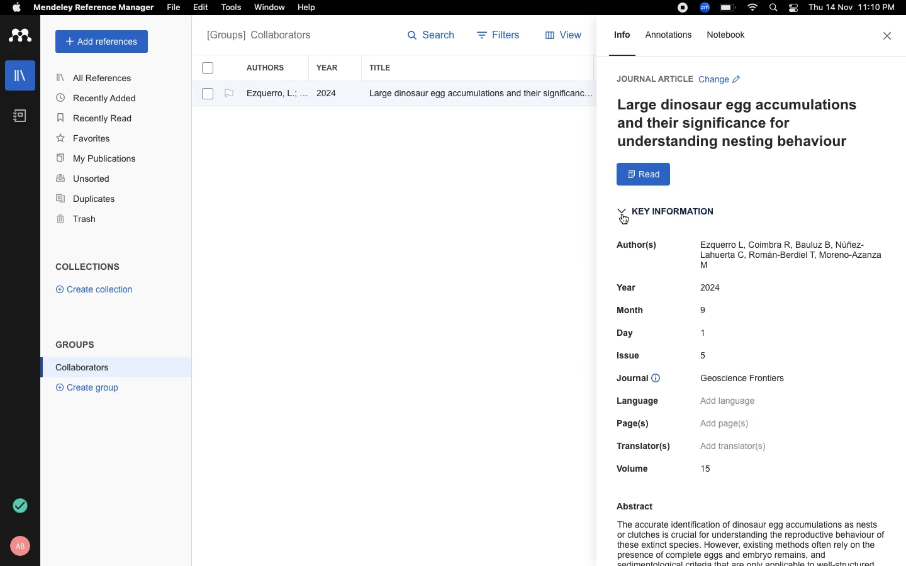  I want to click on cursor, so click(627, 221).